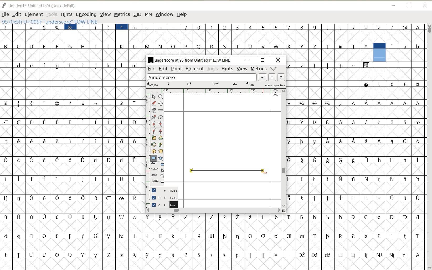 The height and width of the screenshot is (270, 432). What do you see at coordinates (161, 110) in the screenshot?
I see `measure a distance, angle between points` at bounding box center [161, 110].